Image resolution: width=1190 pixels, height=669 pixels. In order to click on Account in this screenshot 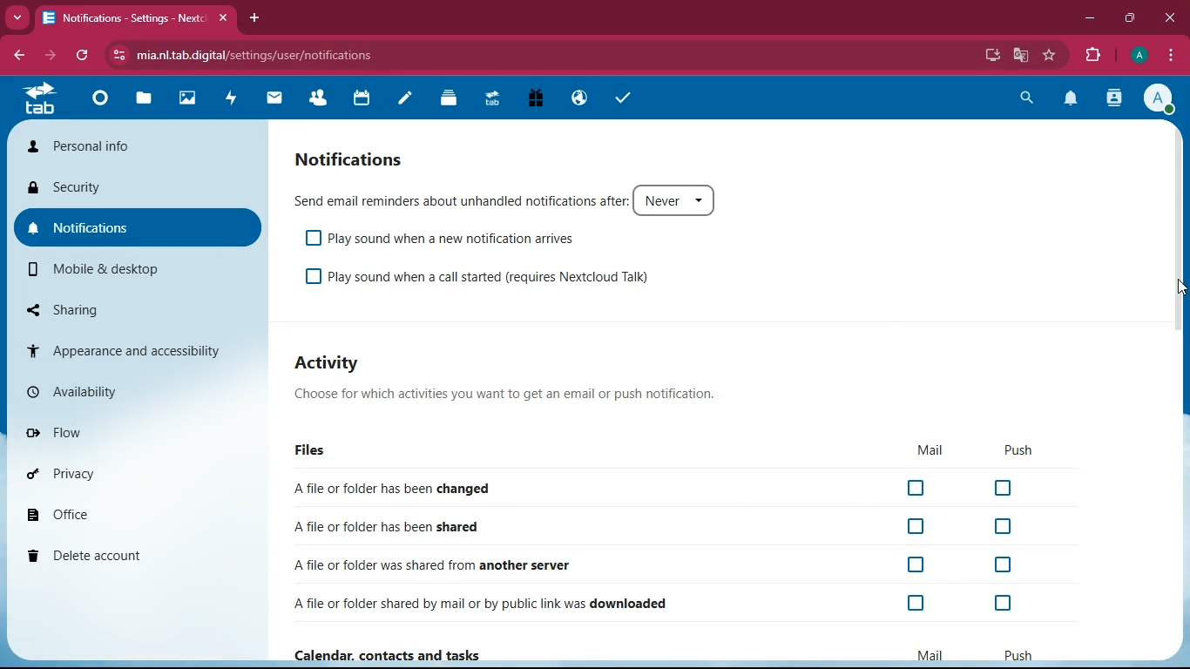, I will do `click(1159, 98)`.